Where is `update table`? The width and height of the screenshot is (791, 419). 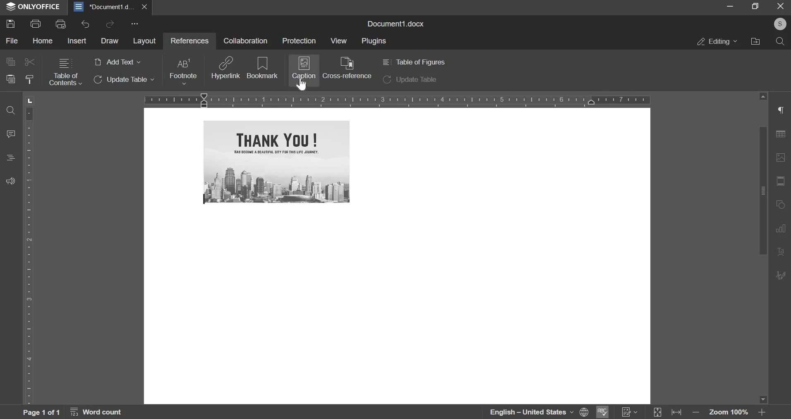
update table is located at coordinates (410, 80).